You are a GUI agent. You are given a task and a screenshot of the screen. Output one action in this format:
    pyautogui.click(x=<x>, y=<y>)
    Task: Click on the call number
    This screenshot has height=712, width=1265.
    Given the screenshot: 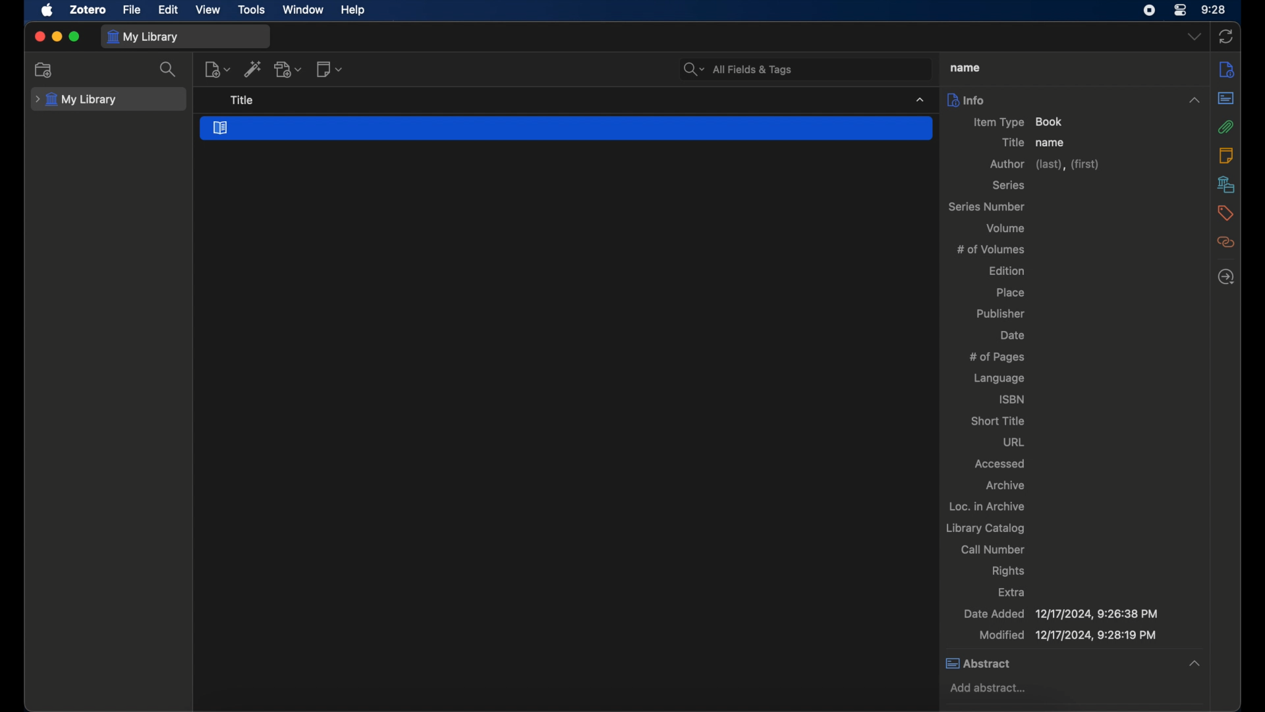 What is the action you would take?
    pyautogui.click(x=993, y=549)
    